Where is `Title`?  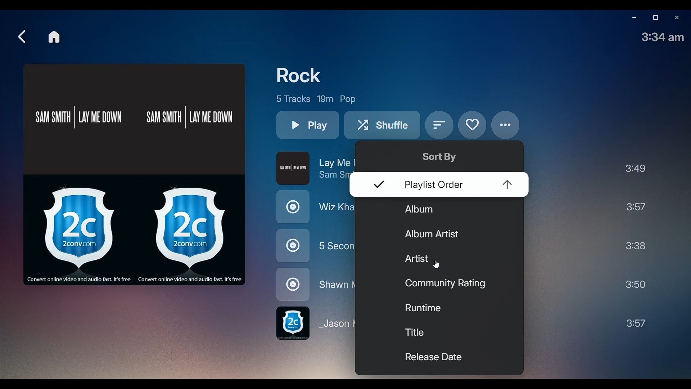 Title is located at coordinates (421, 333).